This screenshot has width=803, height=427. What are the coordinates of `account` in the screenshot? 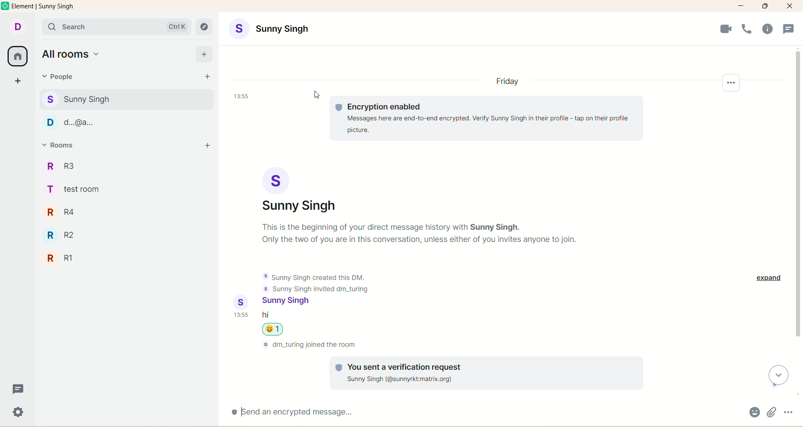 It's located at (17, 27).